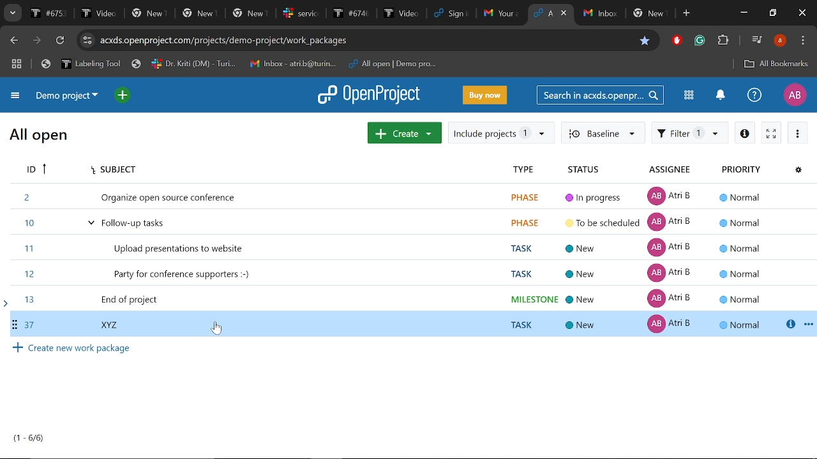 The height and width of the screenshot is (459, 817). What do you see at coordinates (12, 41) in the screenshot?
I see `Previous page` at bounding box center [12, 41].